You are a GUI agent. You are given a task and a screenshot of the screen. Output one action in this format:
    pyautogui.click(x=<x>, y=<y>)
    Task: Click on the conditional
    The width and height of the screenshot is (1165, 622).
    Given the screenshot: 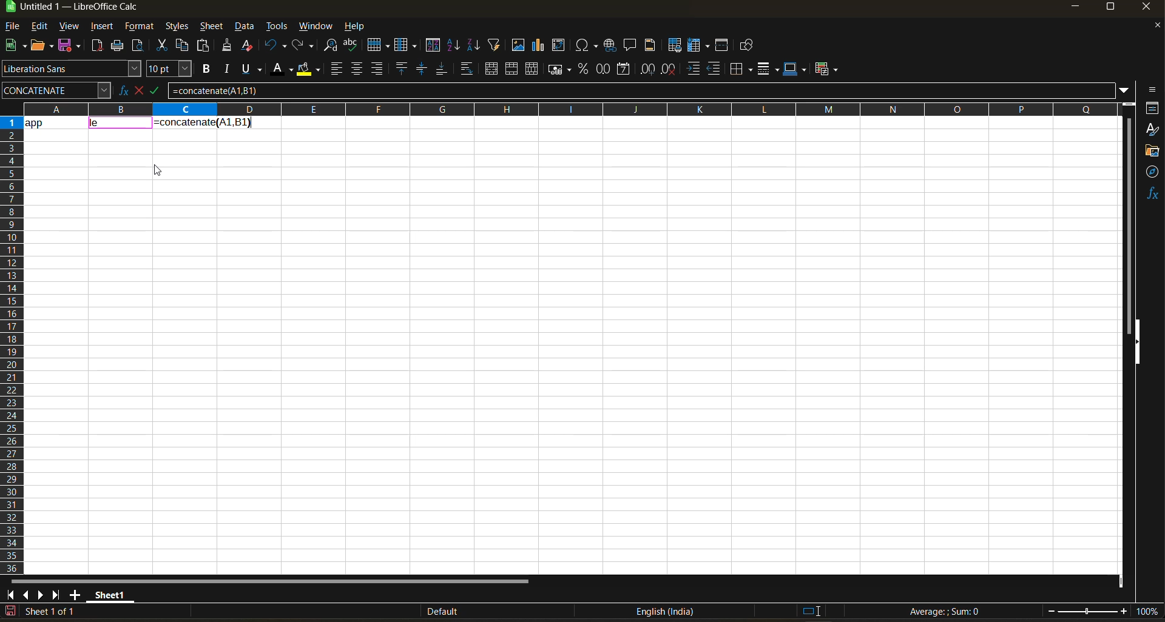 What is the action you would take?
    pyautogui.click(x=828, y=69)
    